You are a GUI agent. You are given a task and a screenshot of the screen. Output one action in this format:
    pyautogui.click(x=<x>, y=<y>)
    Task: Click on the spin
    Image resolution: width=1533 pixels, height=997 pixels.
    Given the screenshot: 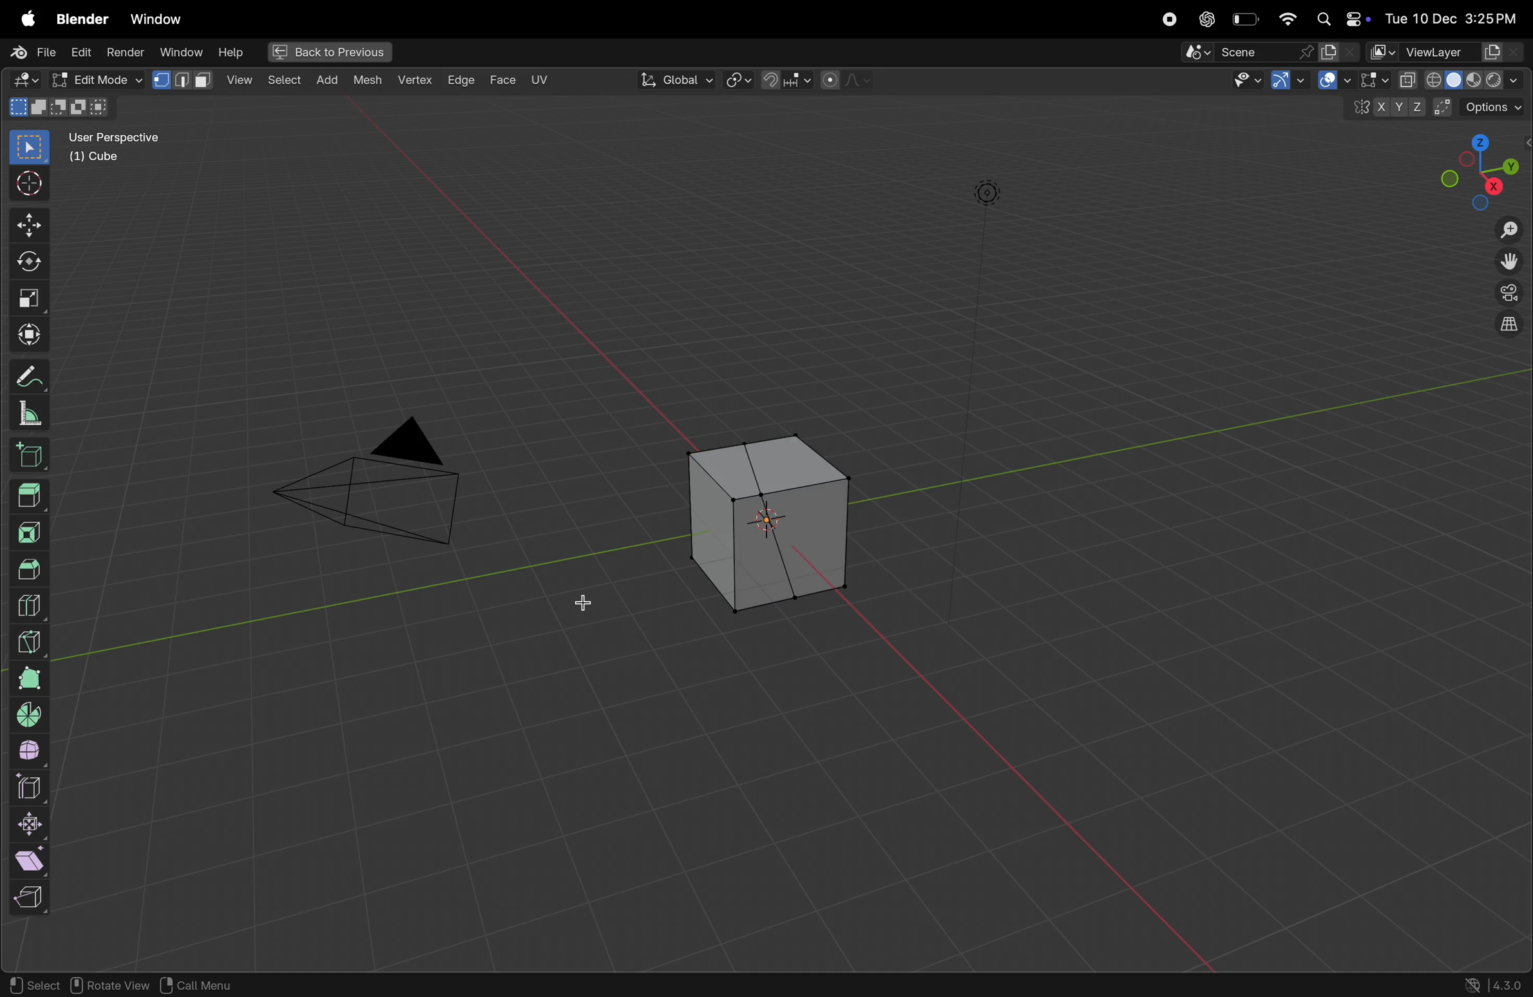 What is the action you would take?
    pyautogui.click(x=31, y=716)
    